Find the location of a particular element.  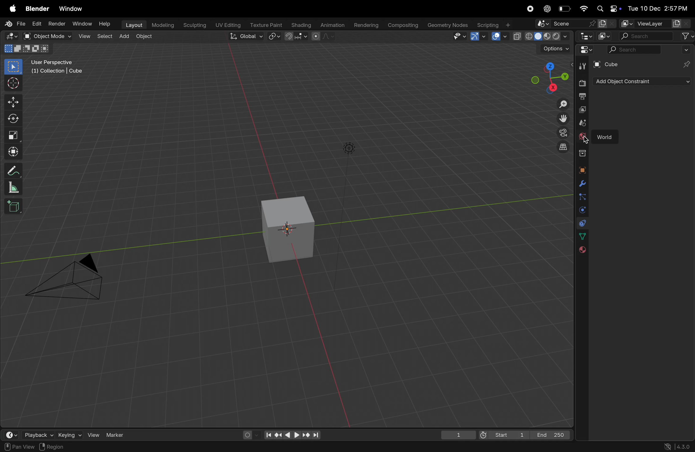

 is located at coordinates (37, 435).